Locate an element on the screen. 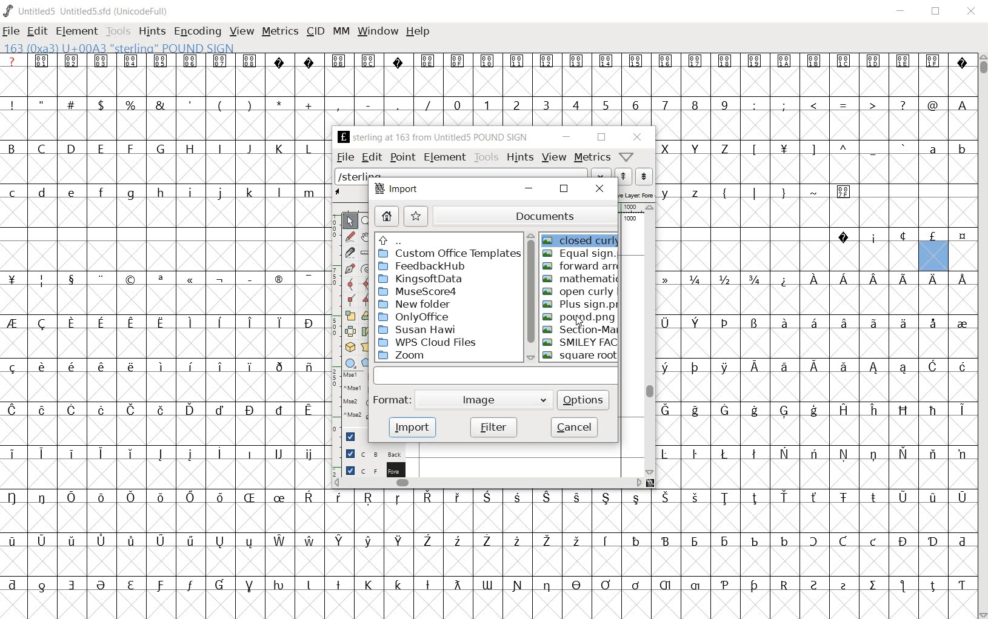  Symbol is located at coordinates (963, 411).